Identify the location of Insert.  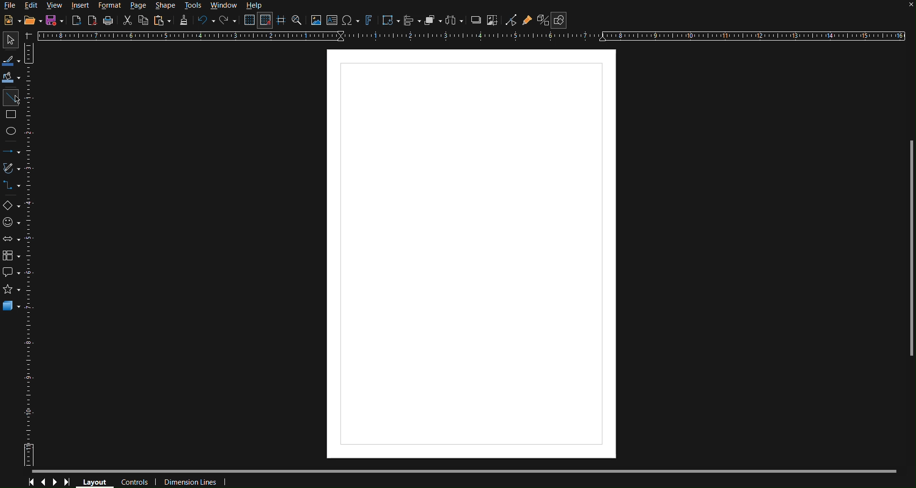
(81, 6).